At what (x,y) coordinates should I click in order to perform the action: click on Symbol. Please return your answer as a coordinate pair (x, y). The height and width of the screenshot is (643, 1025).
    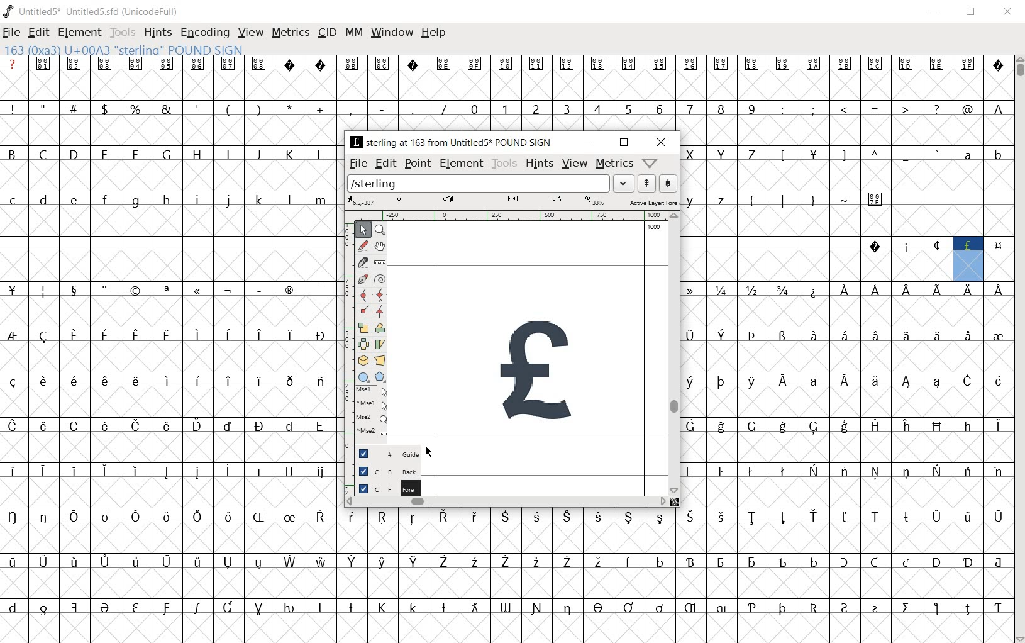
    Looking at the image, I should click on (937, 562).